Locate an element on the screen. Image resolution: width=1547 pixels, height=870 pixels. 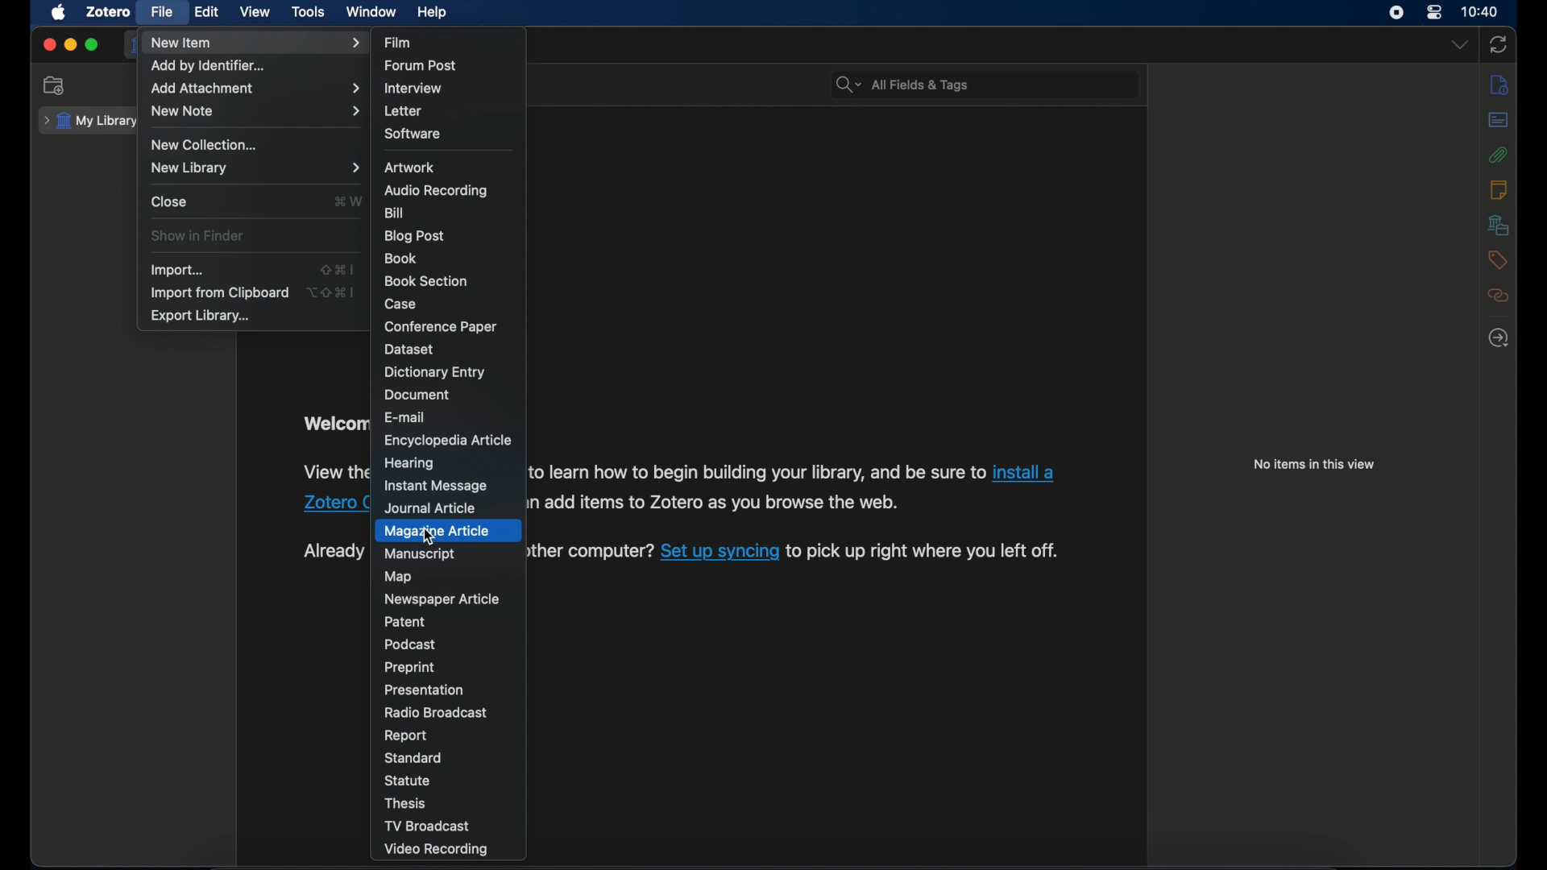
hearing is located at coordinates (409, 463).